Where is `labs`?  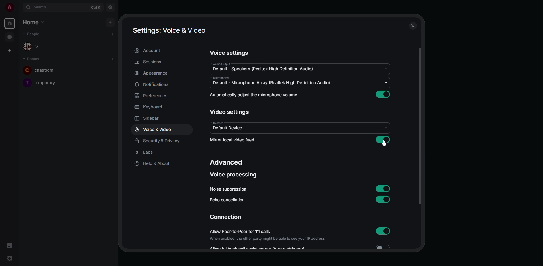 labs is located at coordinates (147, 153).